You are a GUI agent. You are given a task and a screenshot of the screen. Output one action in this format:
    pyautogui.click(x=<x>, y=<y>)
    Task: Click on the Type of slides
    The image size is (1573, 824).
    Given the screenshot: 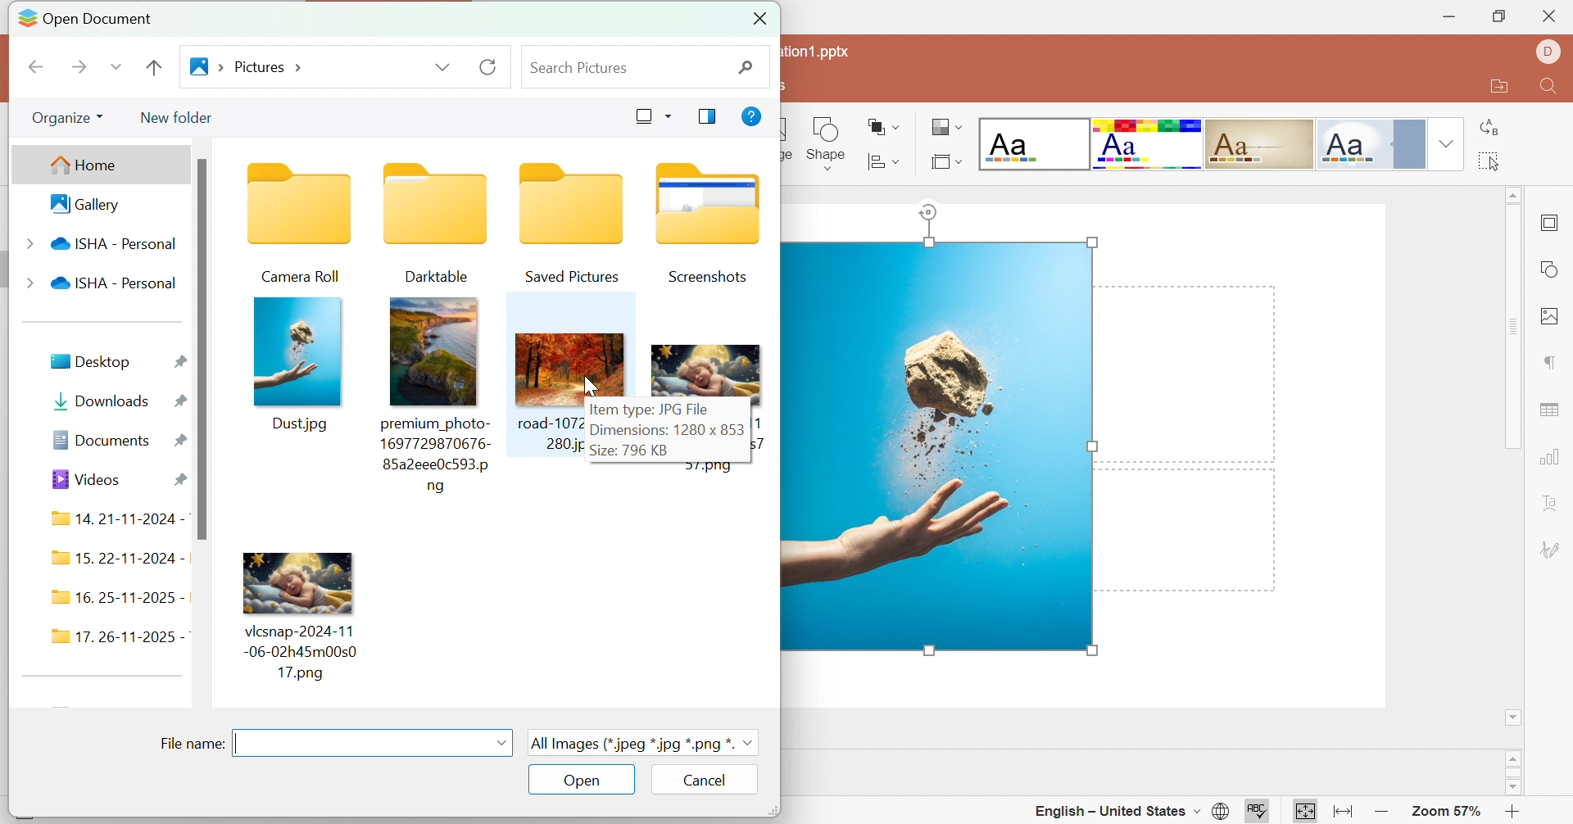 What is the action you would take?
    pyautogui.click(x=1199, y=143)
    